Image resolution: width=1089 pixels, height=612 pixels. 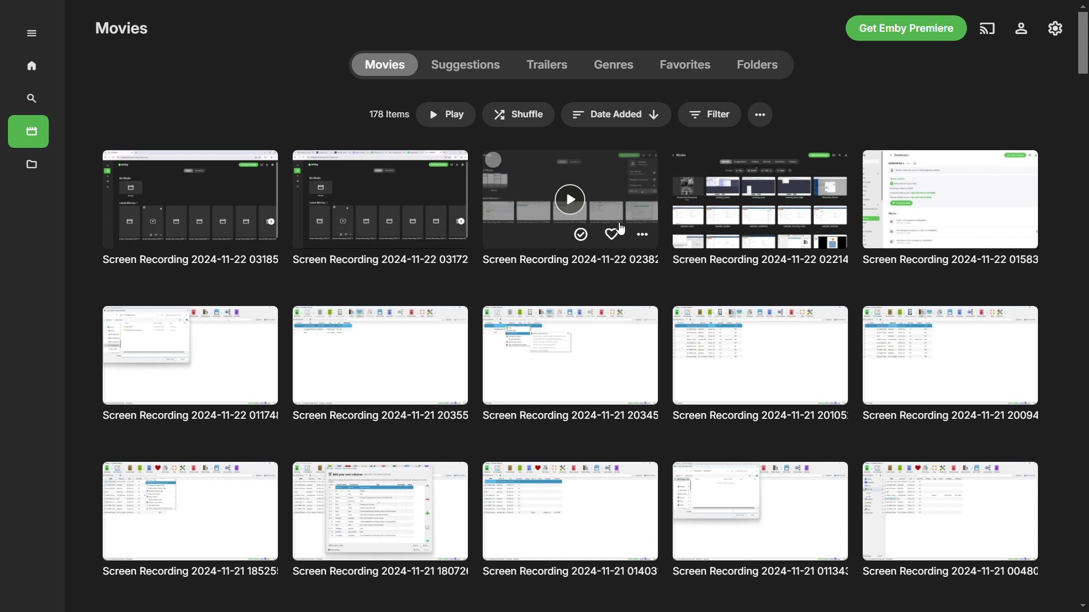 I want to click on , so click(x=762, y=209).